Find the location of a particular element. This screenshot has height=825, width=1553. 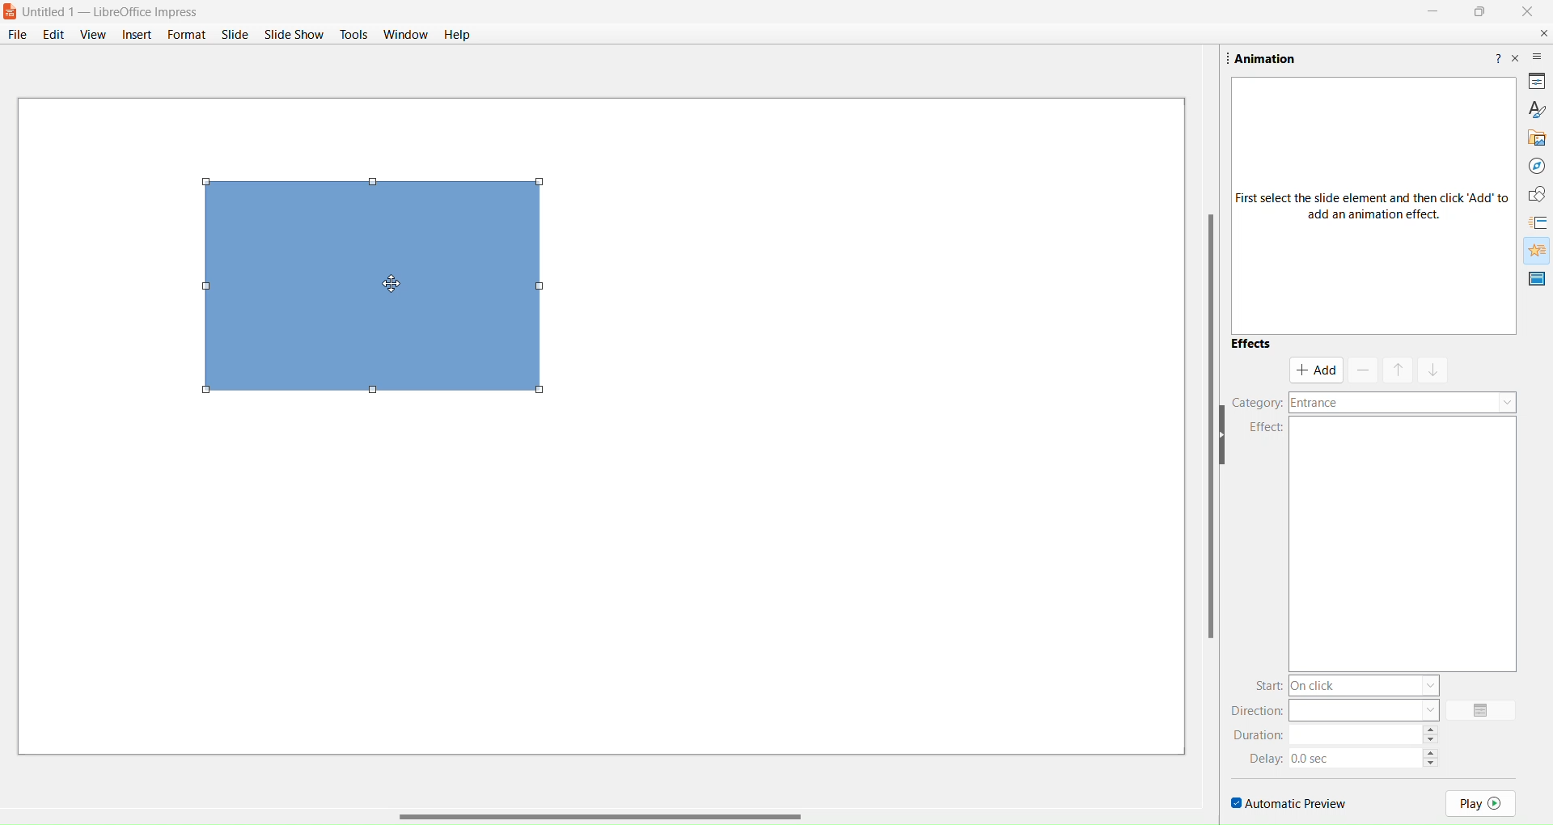

file is located at coordinates (19, 34).